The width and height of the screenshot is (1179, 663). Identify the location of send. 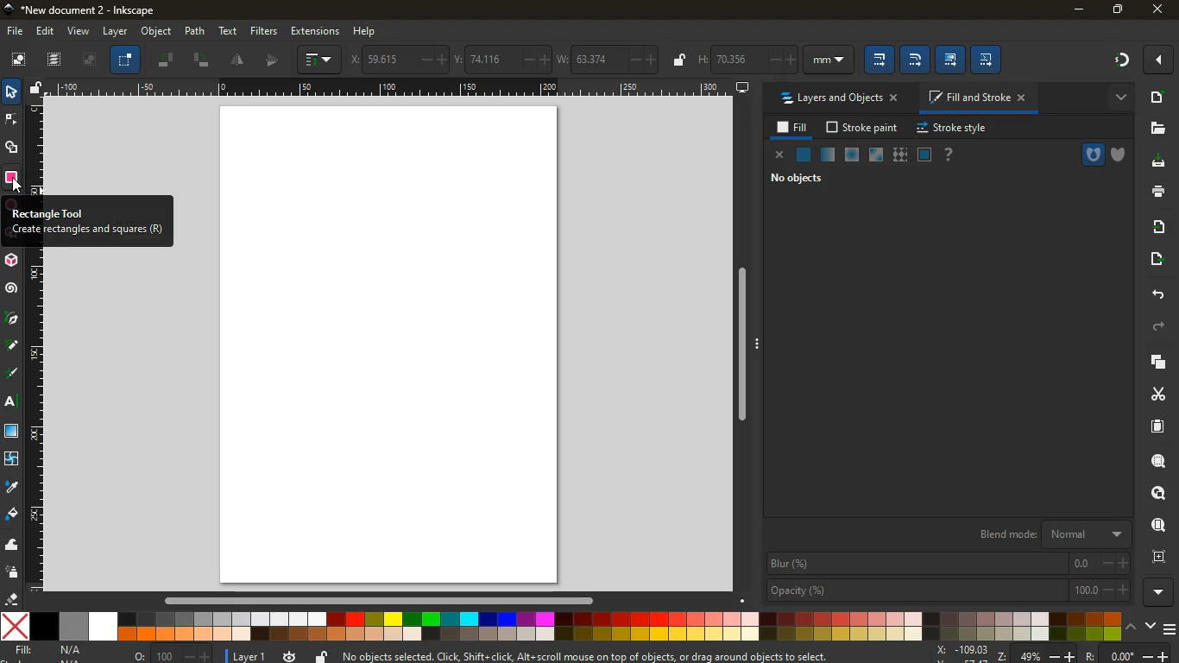
(1153, 260).